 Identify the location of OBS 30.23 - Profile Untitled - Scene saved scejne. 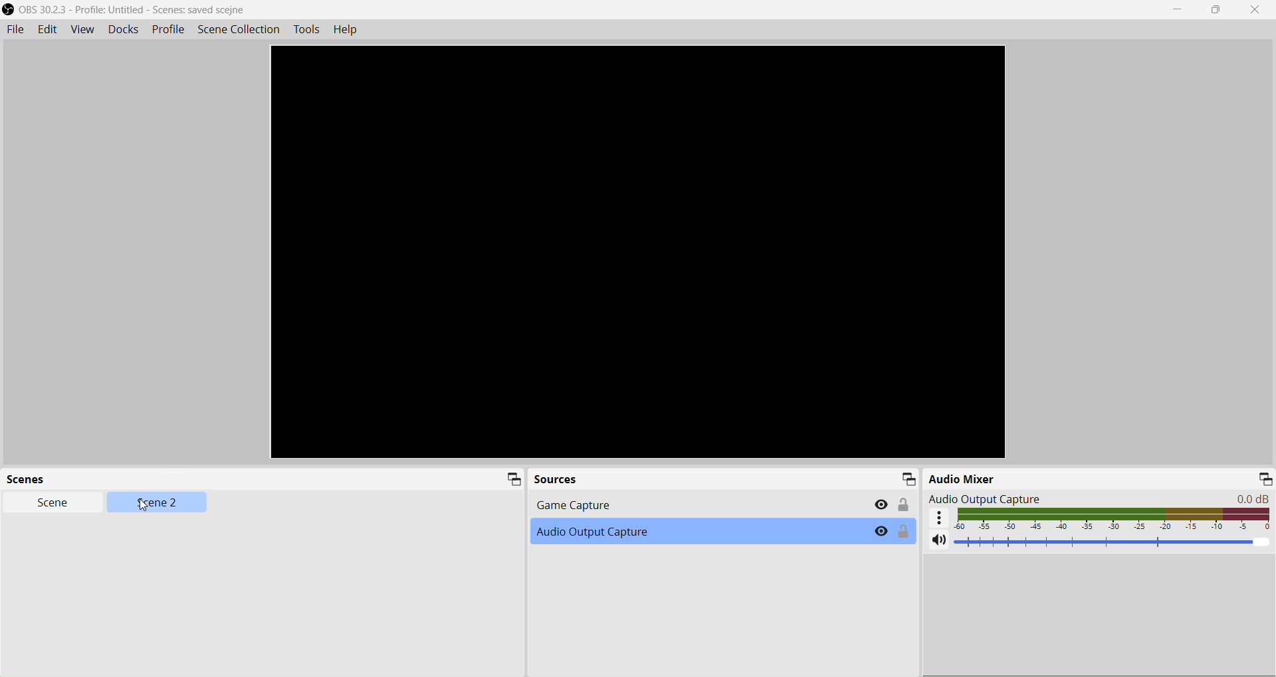
(127, 9).